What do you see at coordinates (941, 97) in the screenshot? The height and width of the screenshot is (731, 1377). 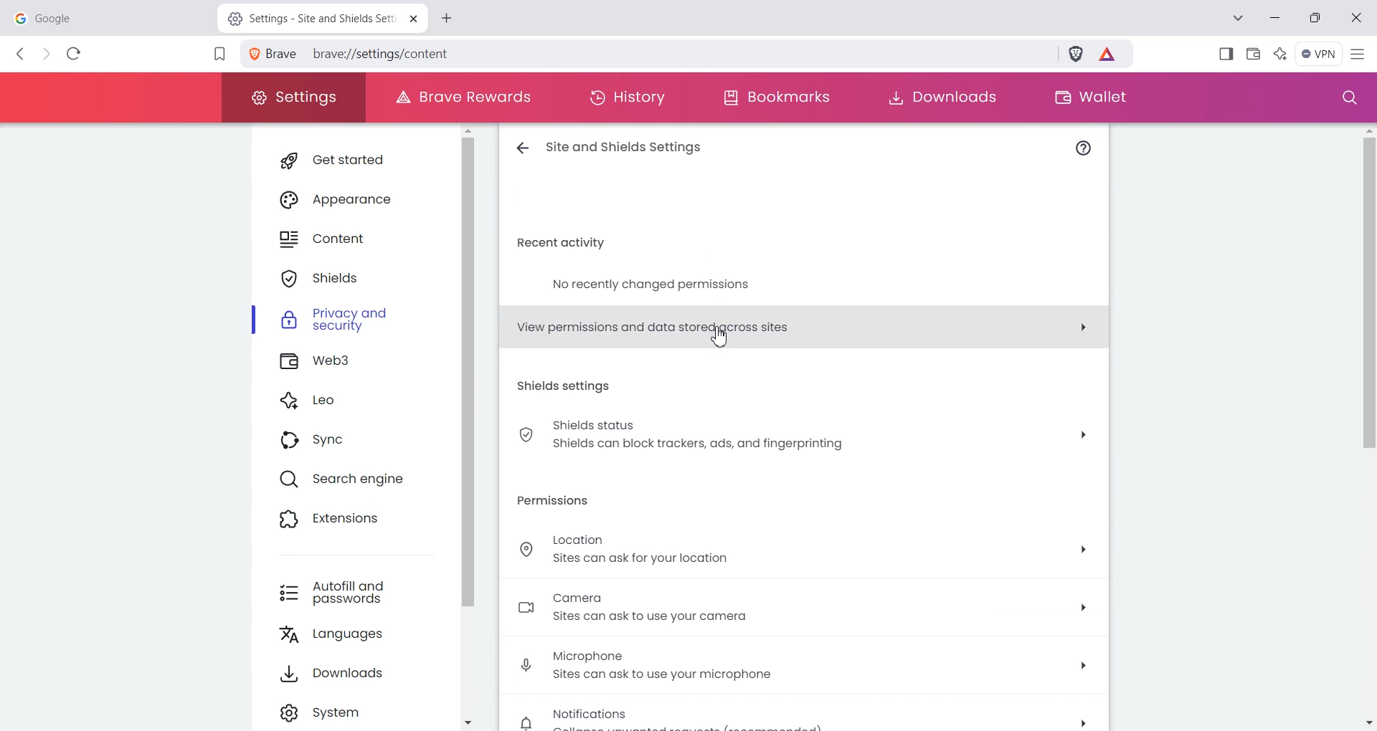 I see `Downloads` at bounding box center [941, 97].